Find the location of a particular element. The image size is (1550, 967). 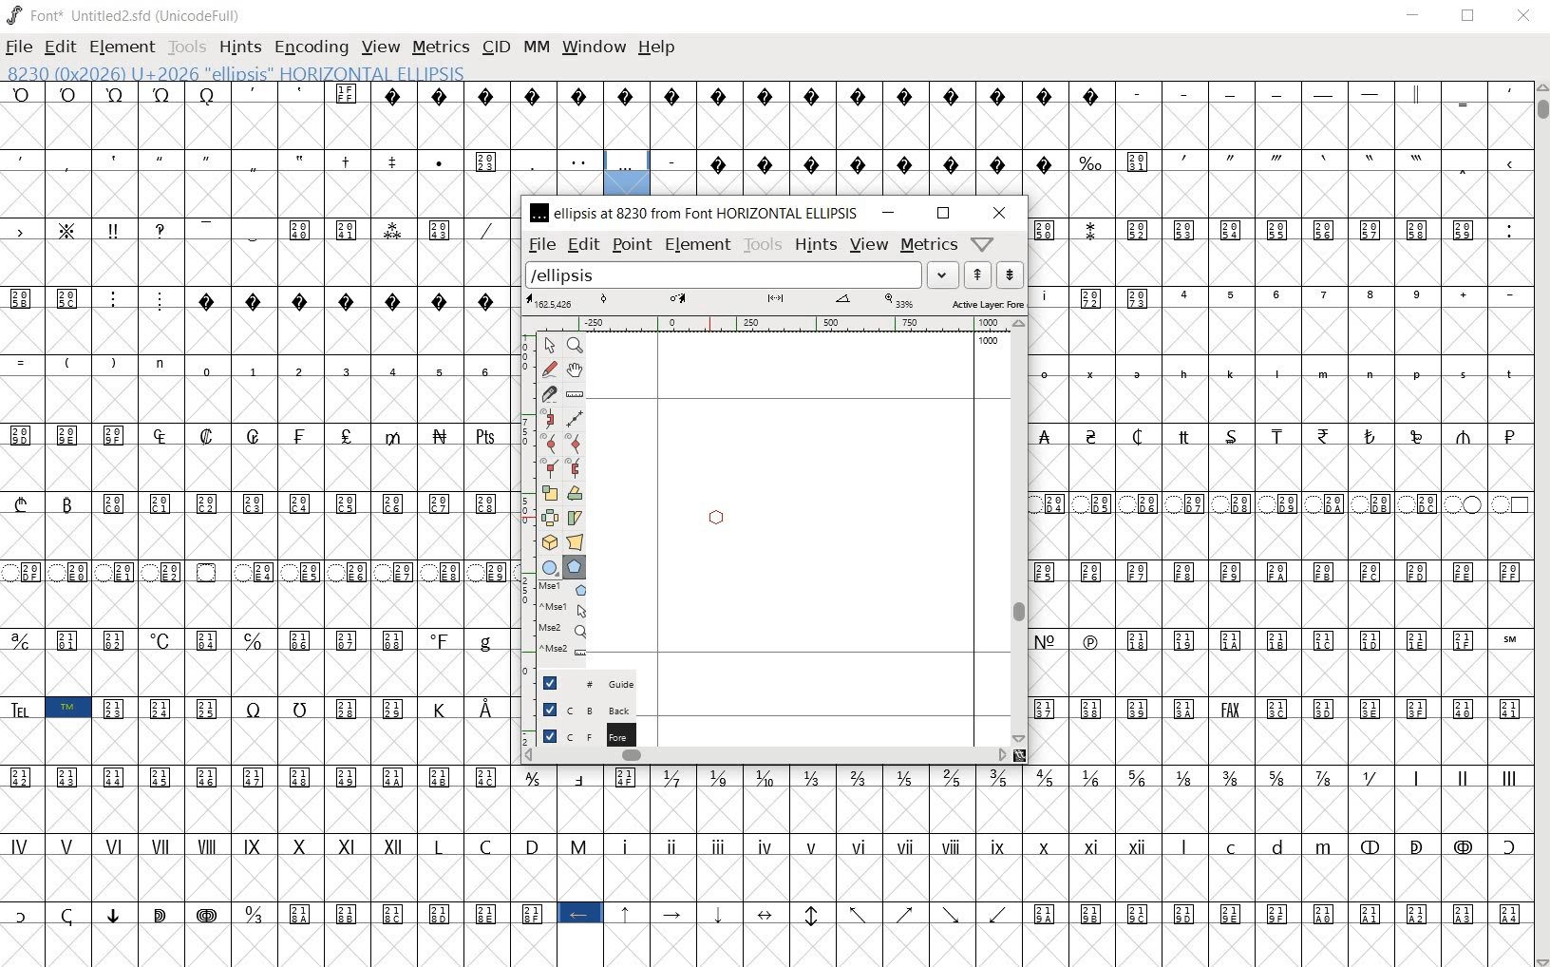

glyph characters is located at coordinates (1019, 861).